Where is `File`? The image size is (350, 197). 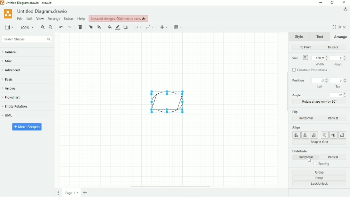
File is located at coordinates (20, 19).